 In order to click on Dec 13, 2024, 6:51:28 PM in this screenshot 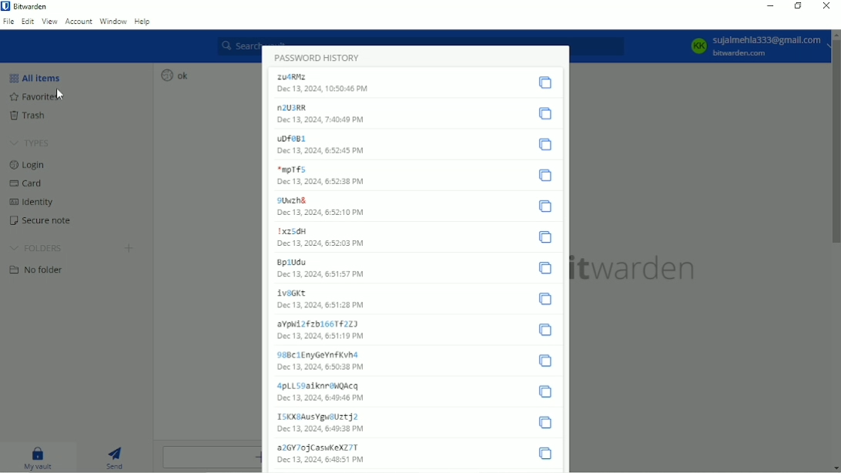, I will do `click(322, 305)`.